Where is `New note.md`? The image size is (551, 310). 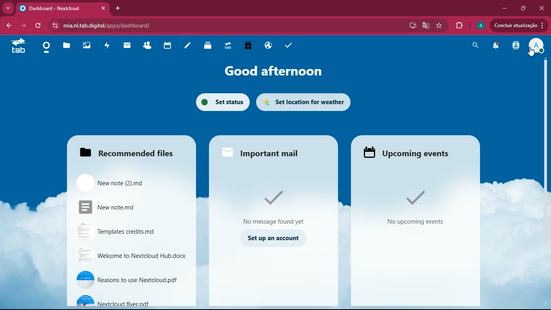
New note.md is located at coordinates (125, 208).